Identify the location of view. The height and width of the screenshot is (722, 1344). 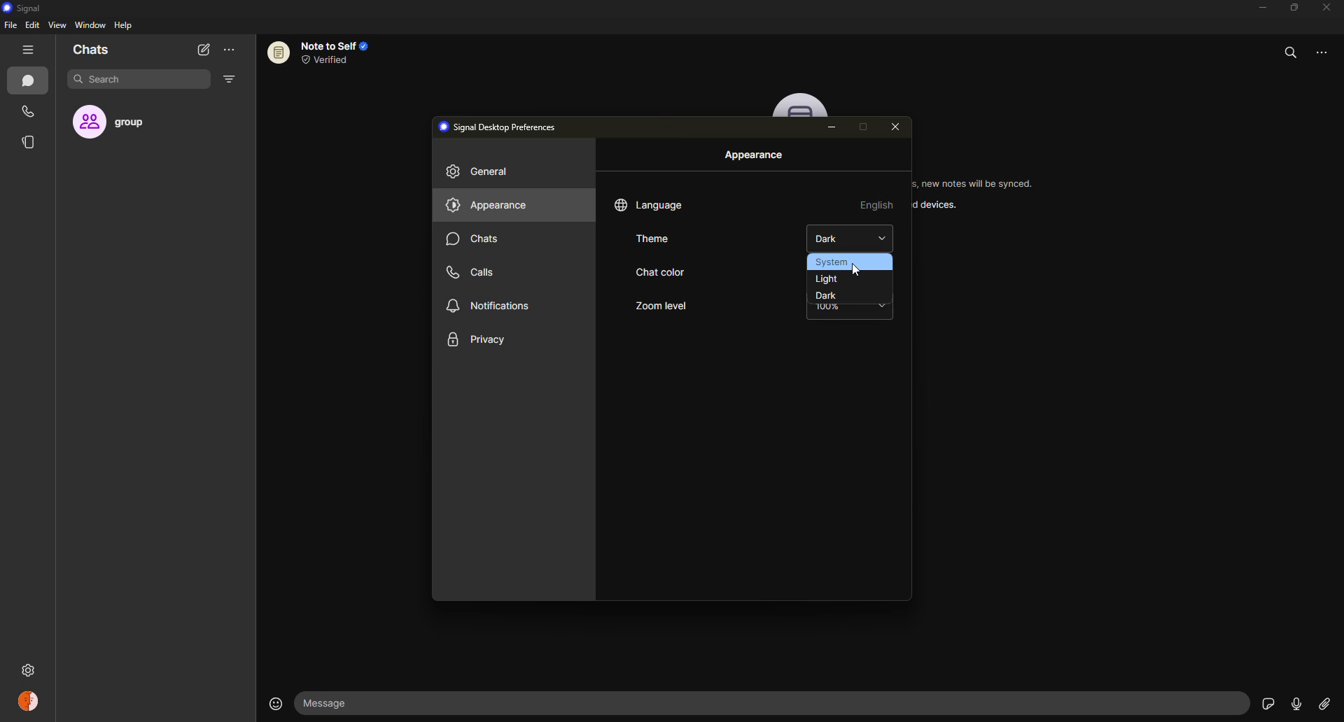
(57, 24).